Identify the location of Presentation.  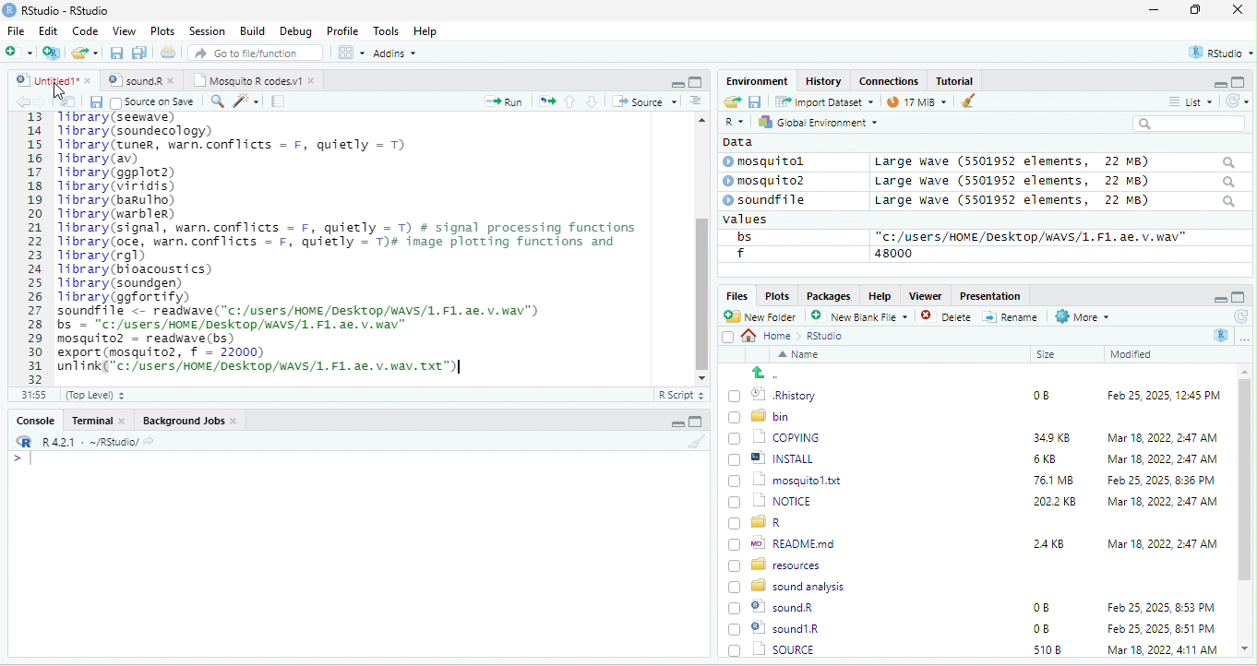
(988, 295).